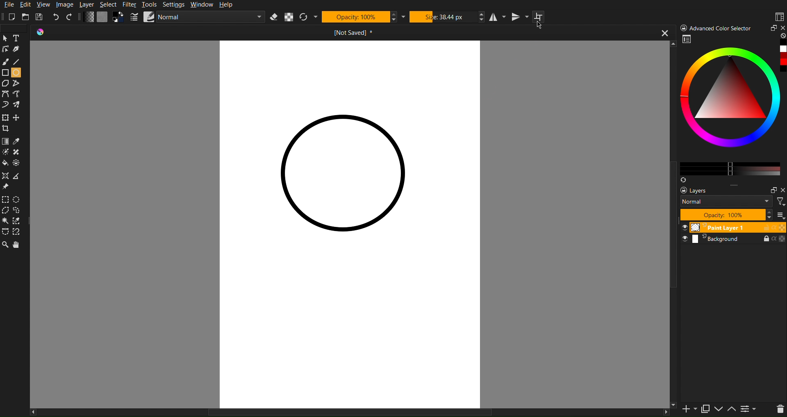 The image size is (787, 417). Describe the element at coordinates (228, 5) in the screenshot. I see `Help` at that location.